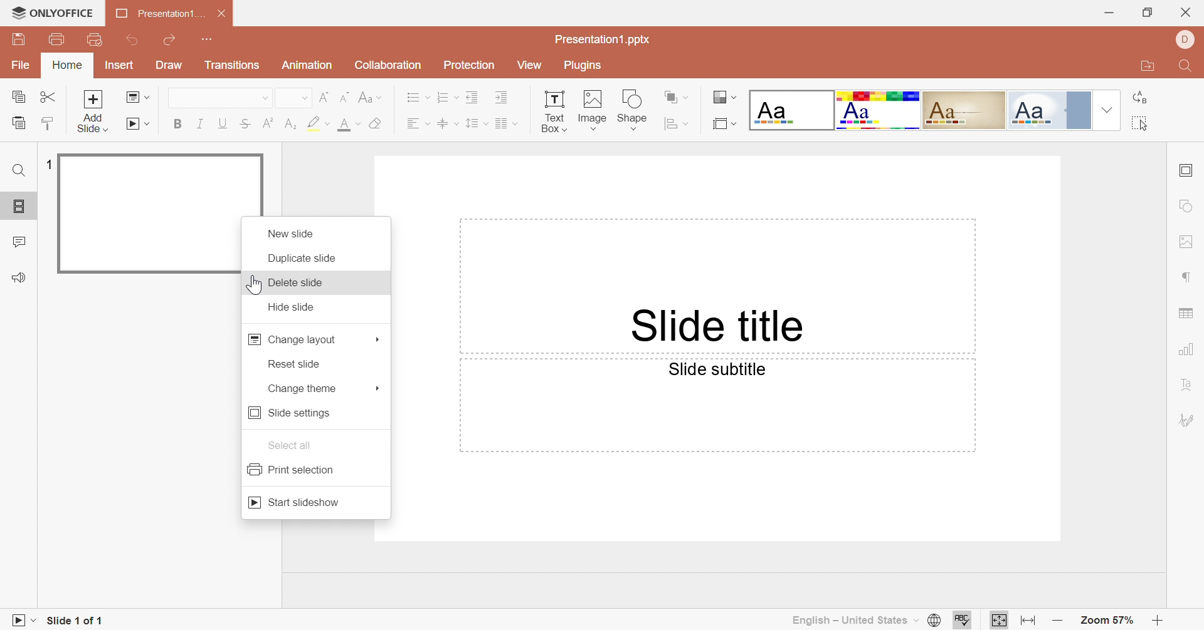  What do you see at coordinates (23, 64) in the screenshot?
I see `File` at bounding box center [23, 64].